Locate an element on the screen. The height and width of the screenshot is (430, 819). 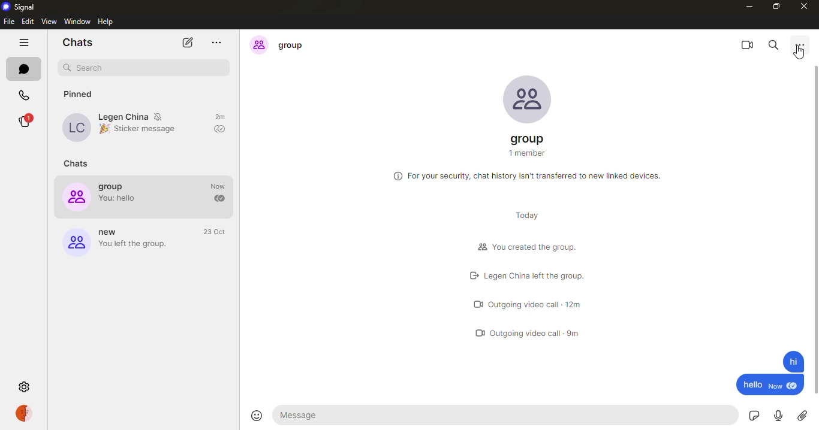
seen is located at coordinates (796, 387).